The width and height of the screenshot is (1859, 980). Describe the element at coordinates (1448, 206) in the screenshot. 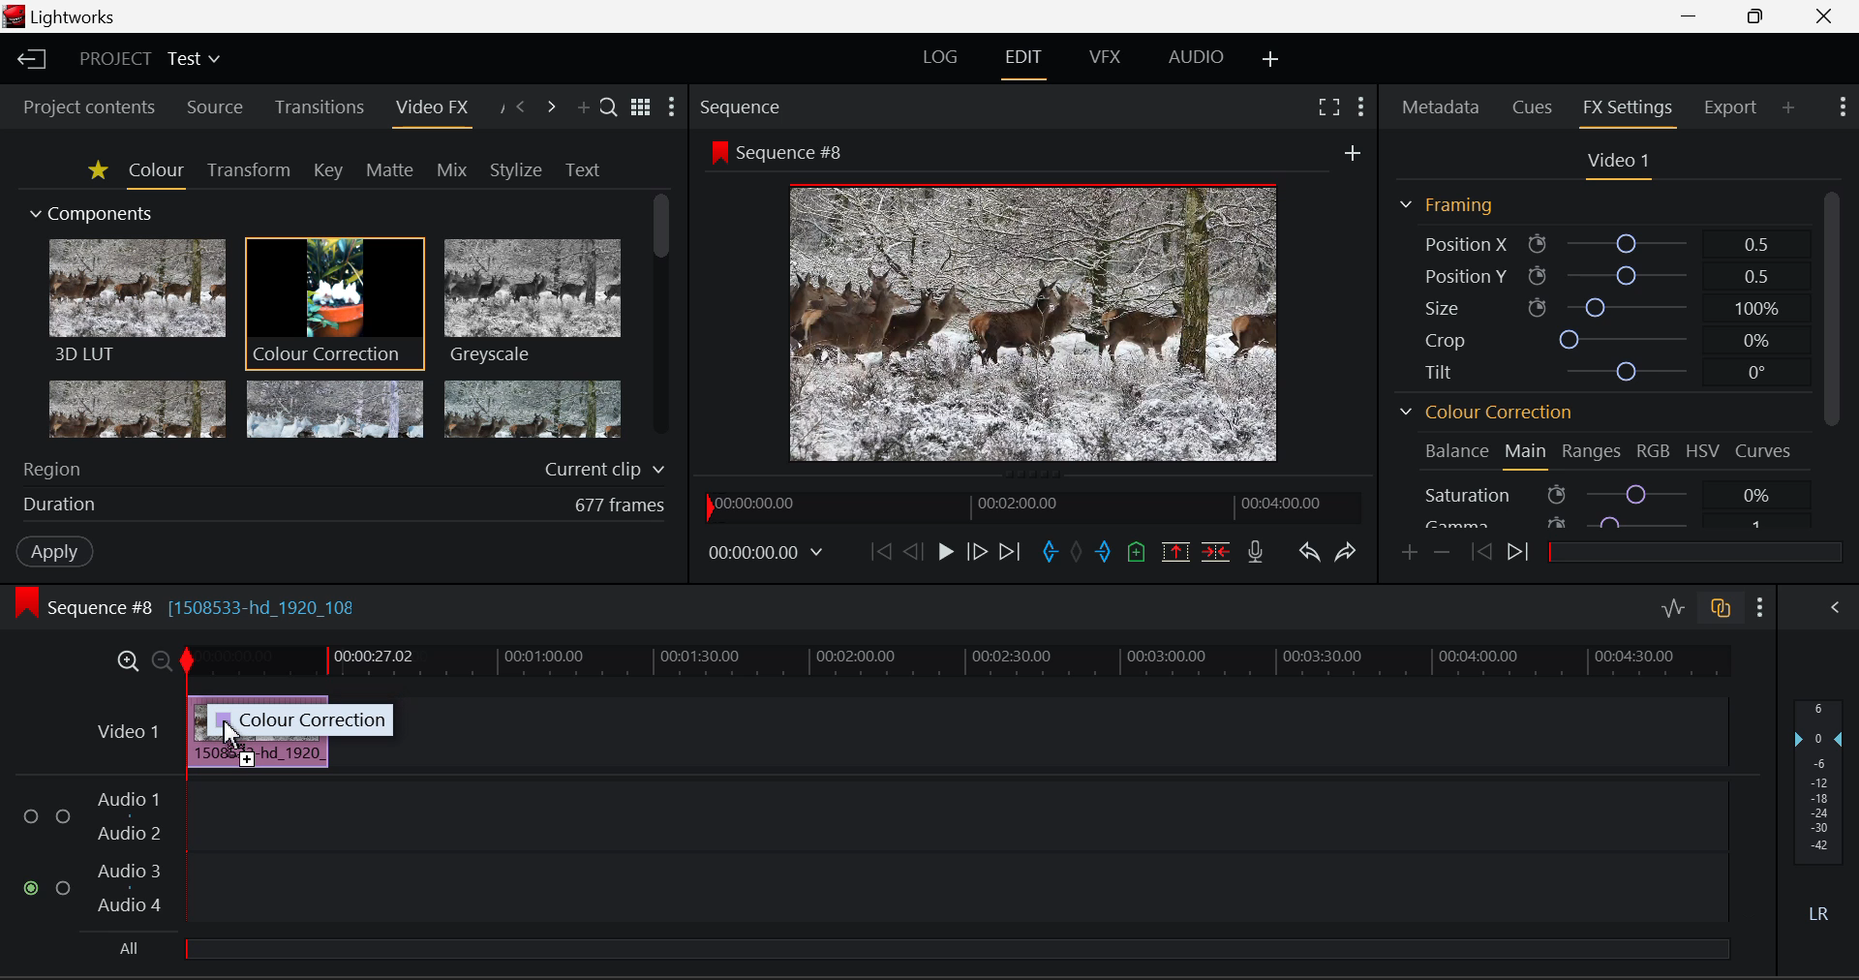

I see `Framing Section` at that location.